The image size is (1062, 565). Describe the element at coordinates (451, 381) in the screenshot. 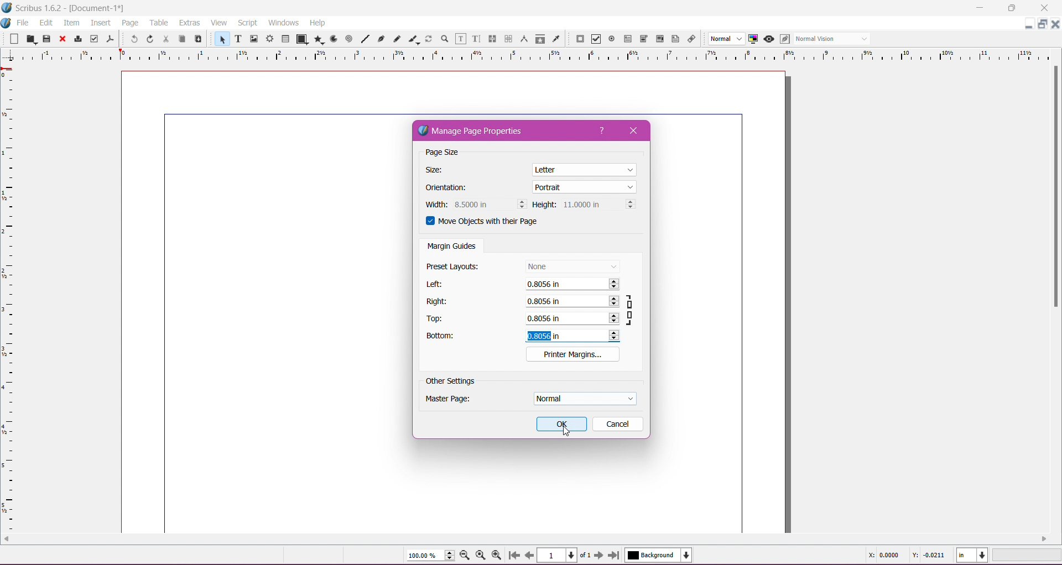

I see `Other Settings` at that location.